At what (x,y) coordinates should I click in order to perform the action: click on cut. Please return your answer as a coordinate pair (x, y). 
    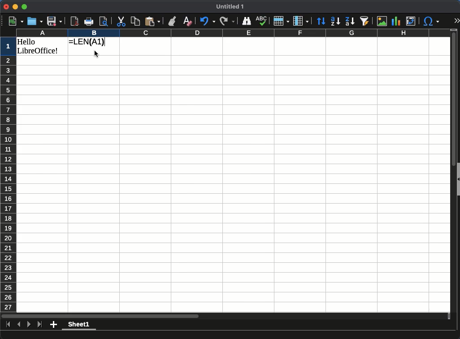
    Looking at the image, I should click on (120, 21).